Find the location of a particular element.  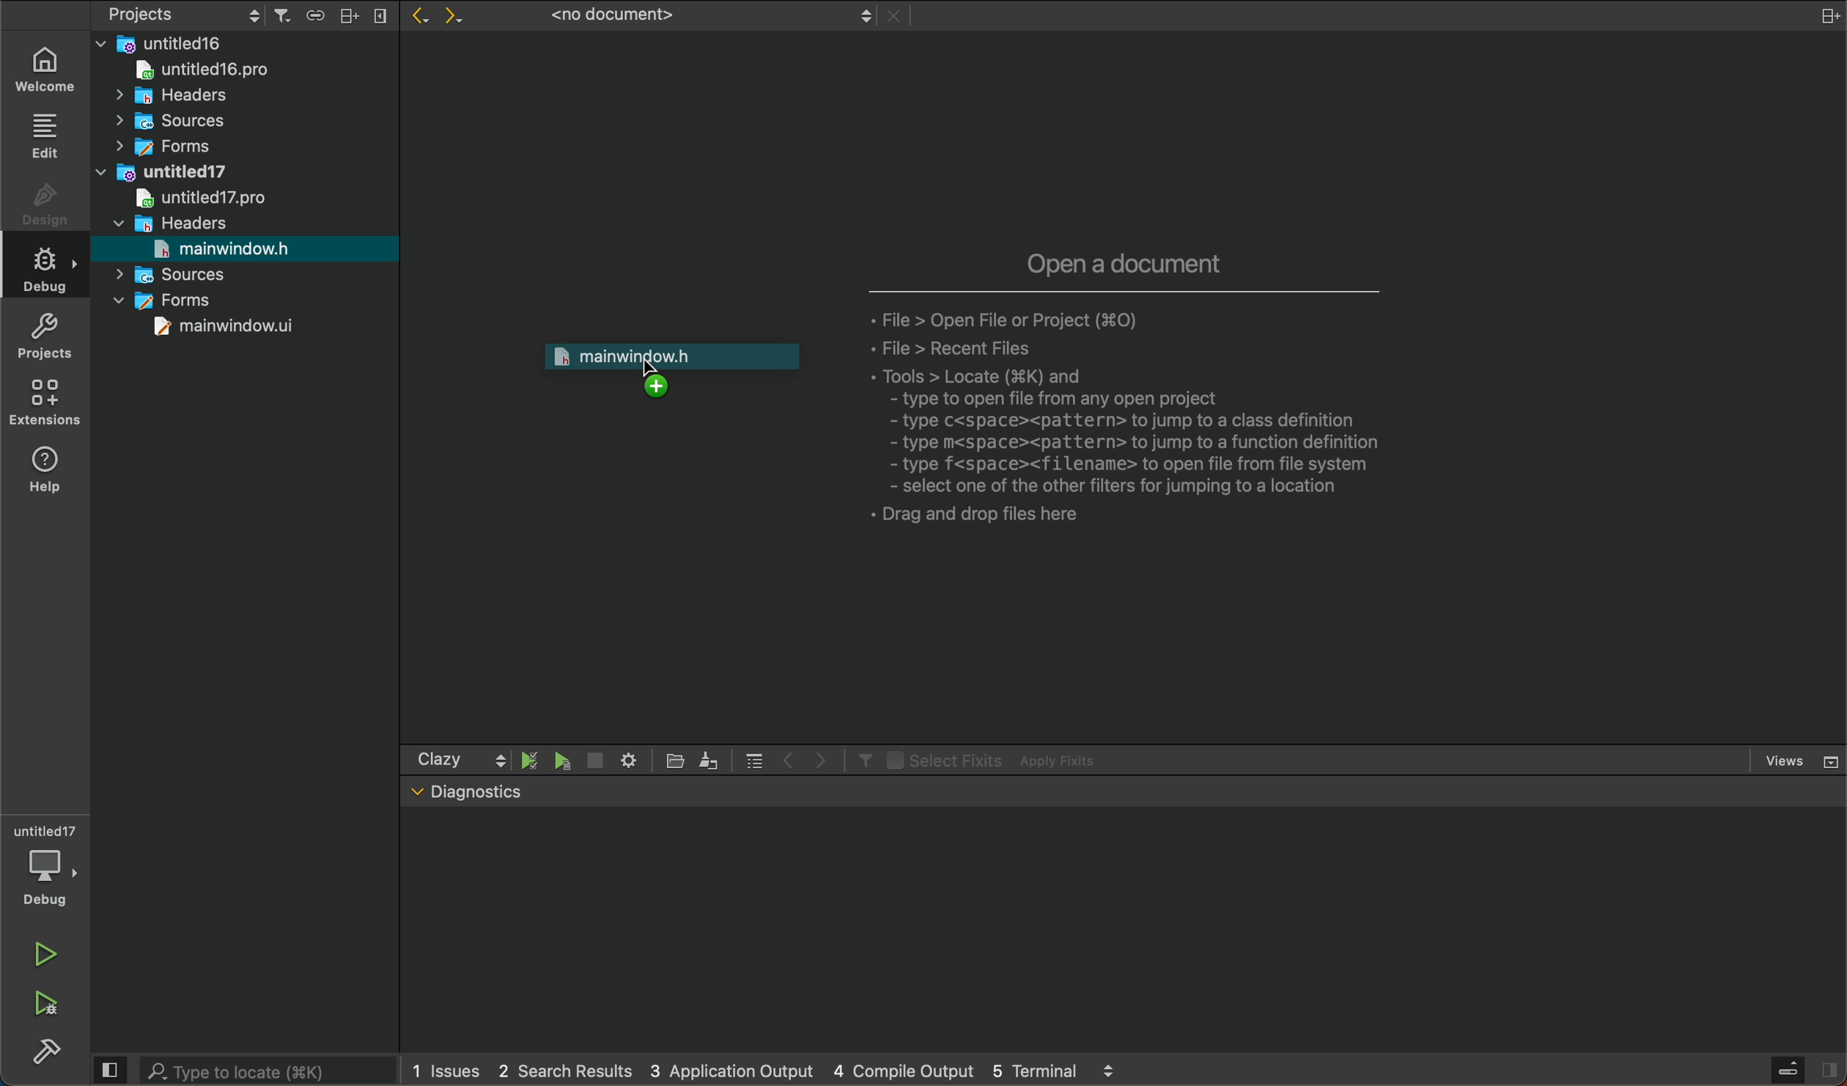

resume is located at coordinates (564, 762).